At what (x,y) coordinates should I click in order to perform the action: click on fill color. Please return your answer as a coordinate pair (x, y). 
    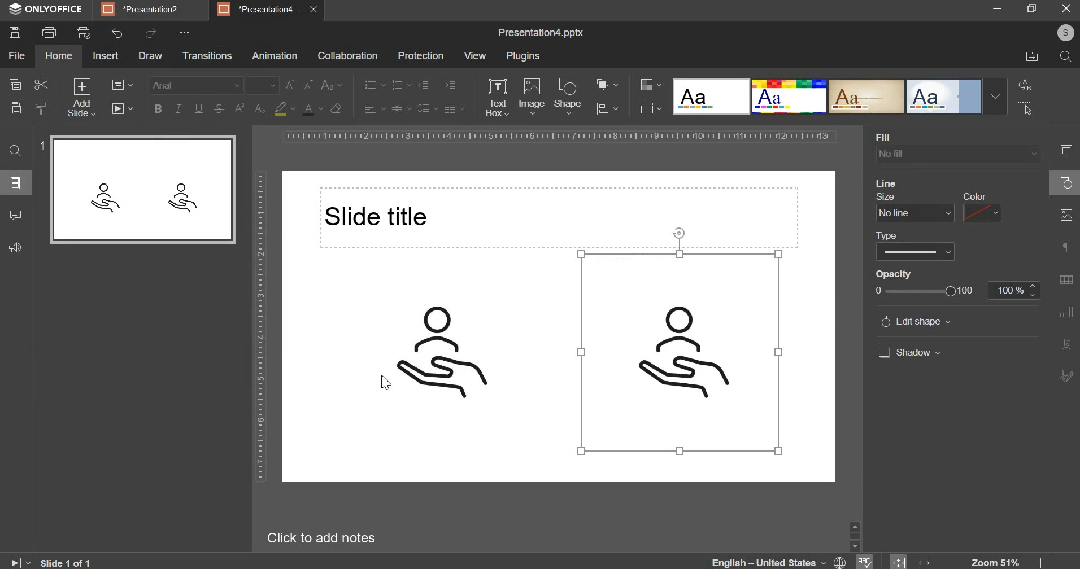
    Looking at the image, I should click on (283, 109).